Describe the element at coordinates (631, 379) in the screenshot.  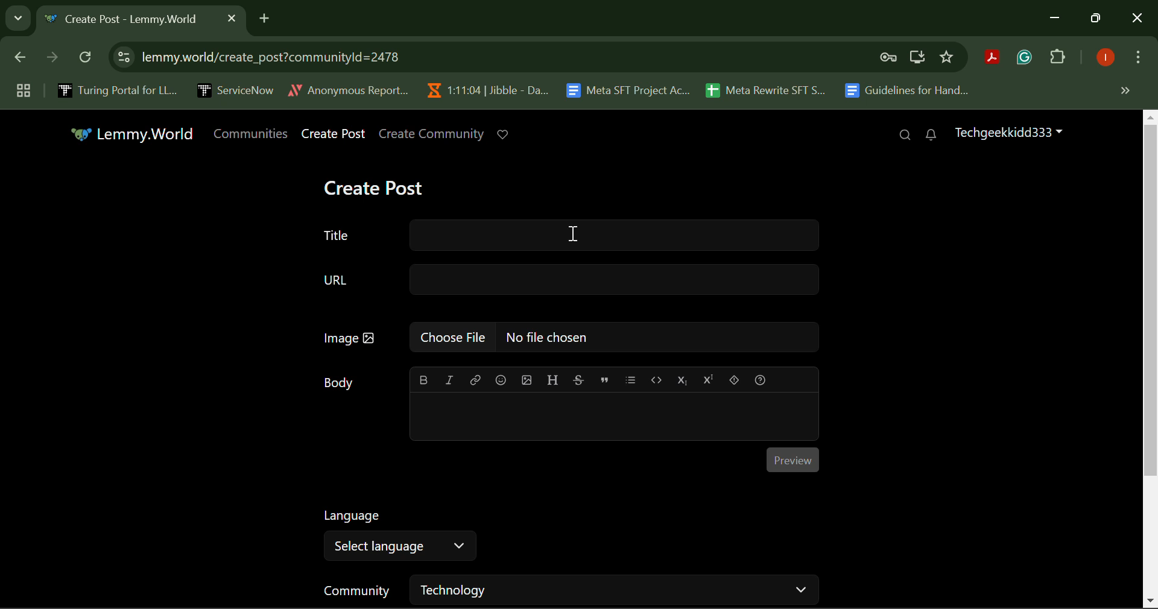
I see `list` at that location.